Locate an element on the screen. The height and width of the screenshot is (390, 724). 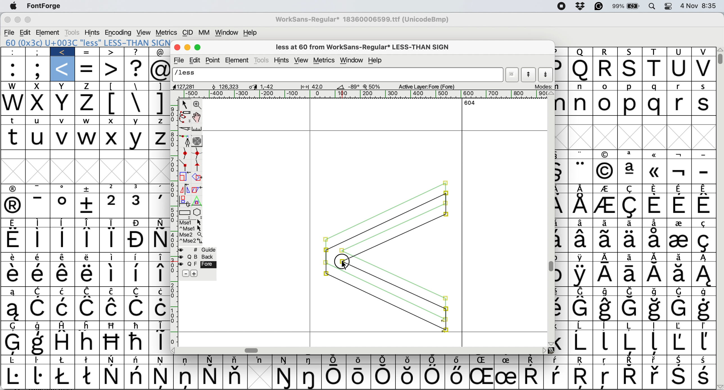
Symbol is located at coordinates (704, 240).